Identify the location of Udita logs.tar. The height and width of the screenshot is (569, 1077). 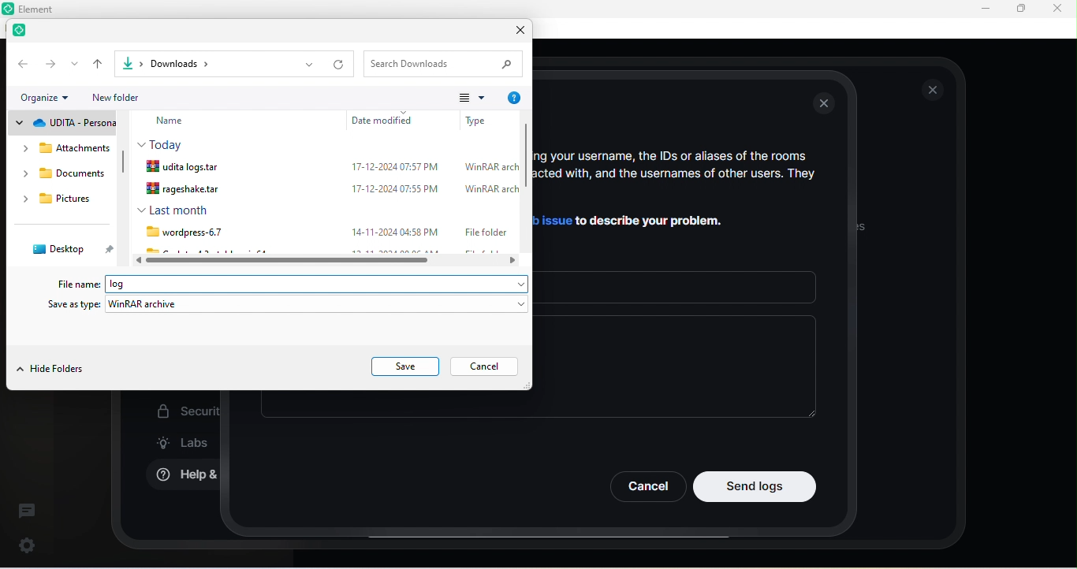
(188, 166).